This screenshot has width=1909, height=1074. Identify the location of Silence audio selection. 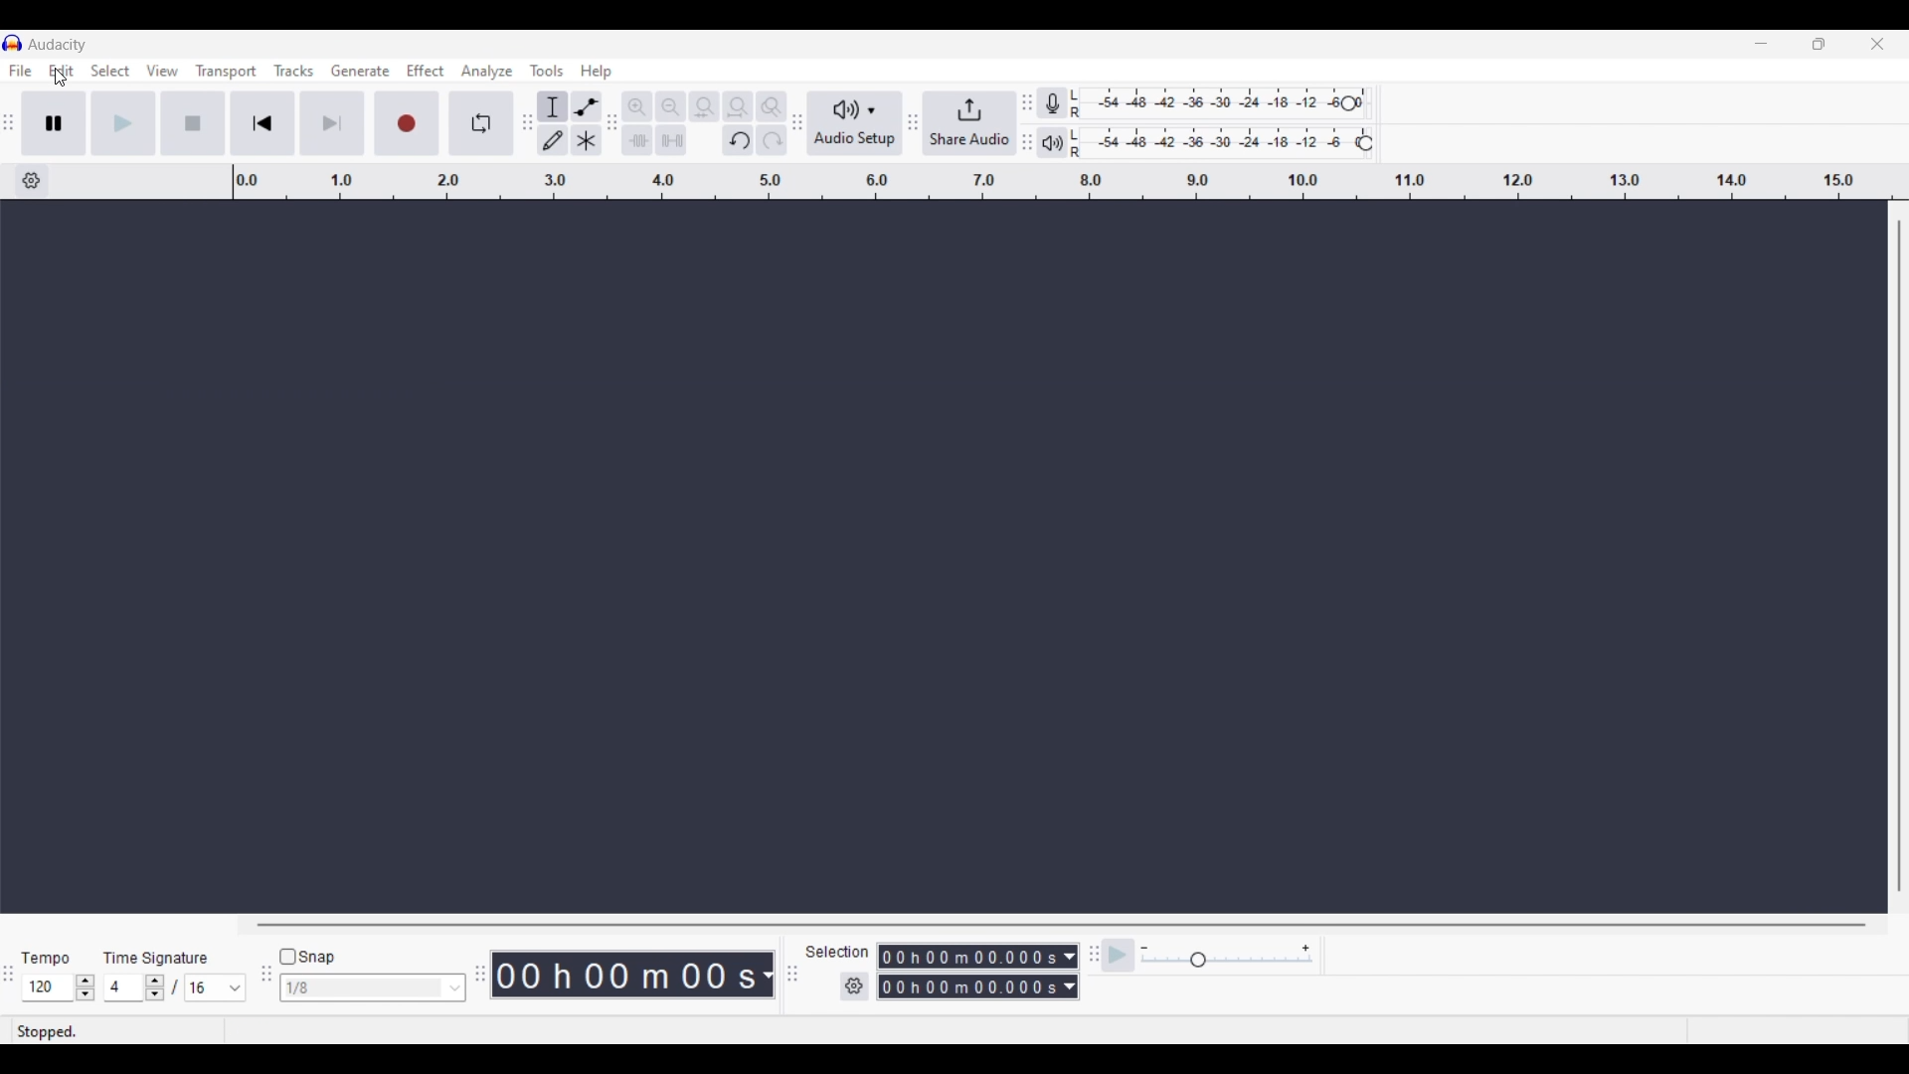
(671, 140).